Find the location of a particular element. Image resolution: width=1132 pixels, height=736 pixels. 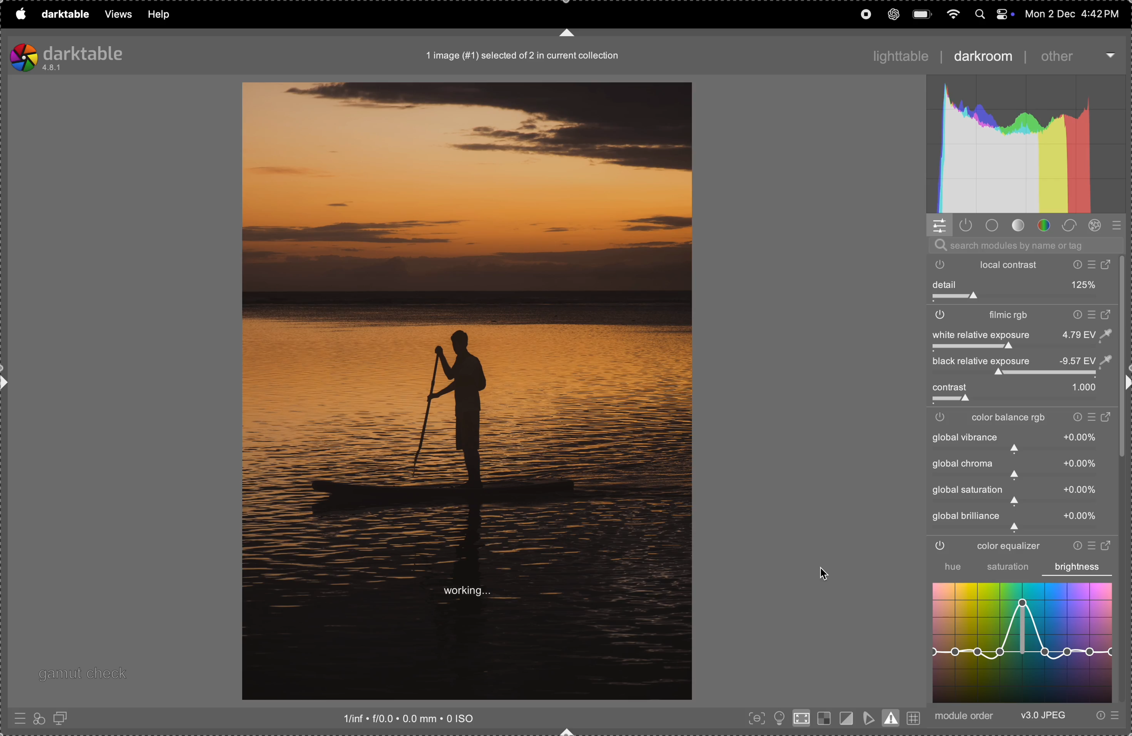

toggle focusing peak mode is located at coordinates (754, 719).